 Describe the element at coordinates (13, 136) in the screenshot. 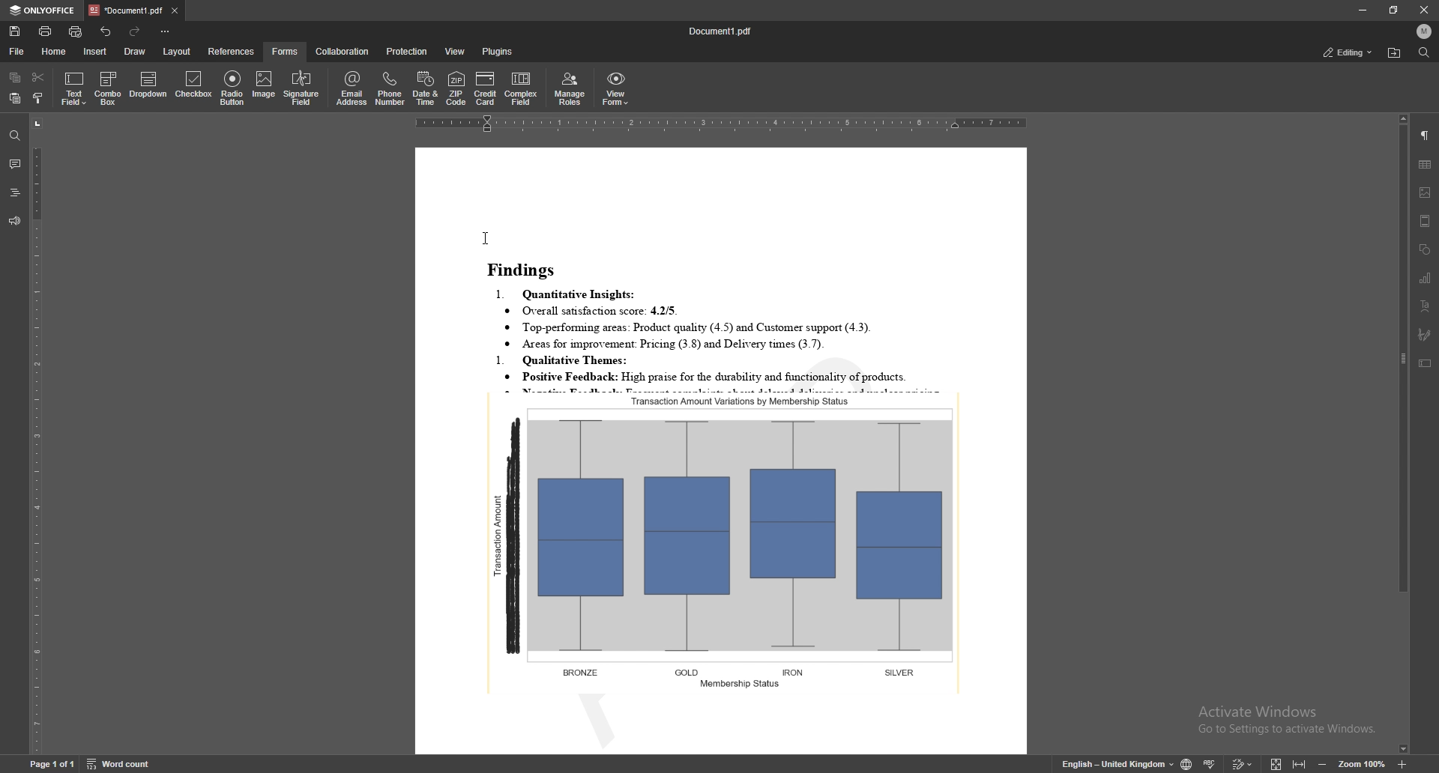

I see `find` at that location.